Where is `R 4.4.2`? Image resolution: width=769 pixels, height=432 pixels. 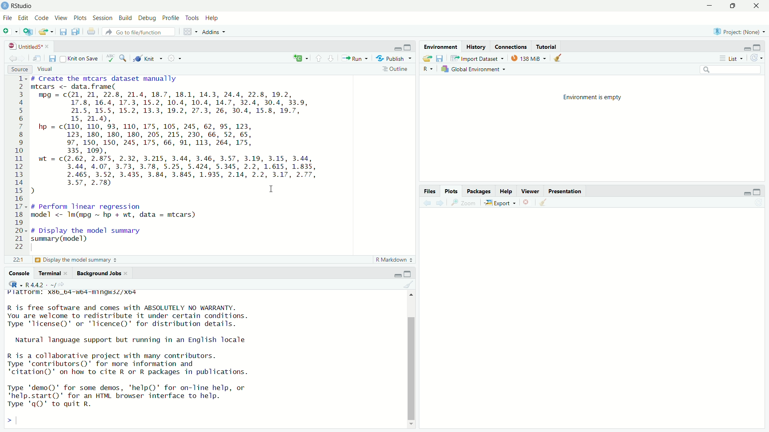 R 4.4.2 is located at coordinates (30, 284).